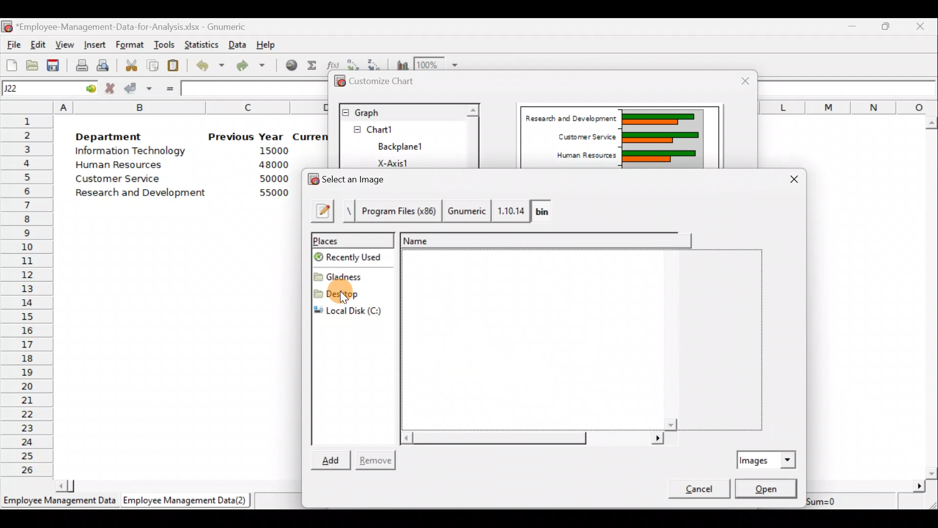  What do you see at coordinates (696, 491) in the screenshot?
I see `Cancel` at bounding box center [696, 491].